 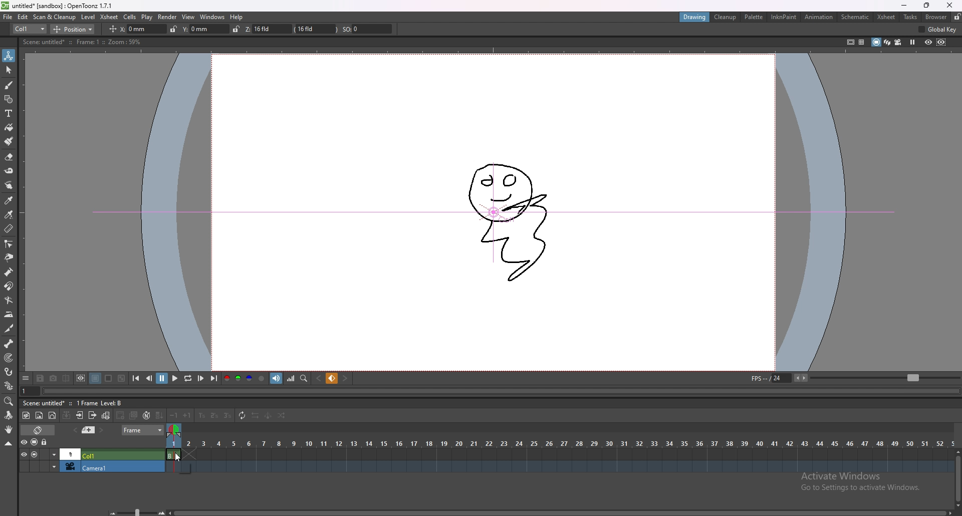 What do you see at coordinates (694, 16) in the screenshot?
I see `drawing` at bounding box center [694, 16].